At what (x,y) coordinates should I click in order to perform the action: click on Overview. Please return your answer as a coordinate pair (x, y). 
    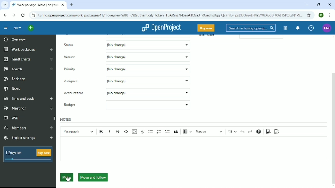
    Looking at the image, I should click on (14, 39).